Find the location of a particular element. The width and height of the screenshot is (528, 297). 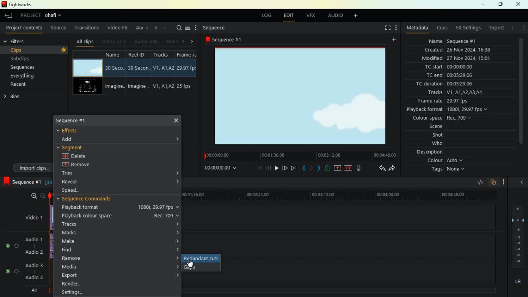

Tracks is located at coordinates (164, 73).